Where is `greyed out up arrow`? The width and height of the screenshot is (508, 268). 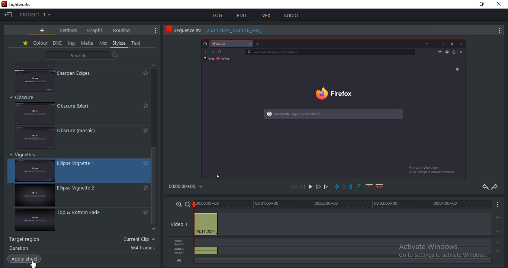
greyed out up arrow is located at coordinates (498, 217).